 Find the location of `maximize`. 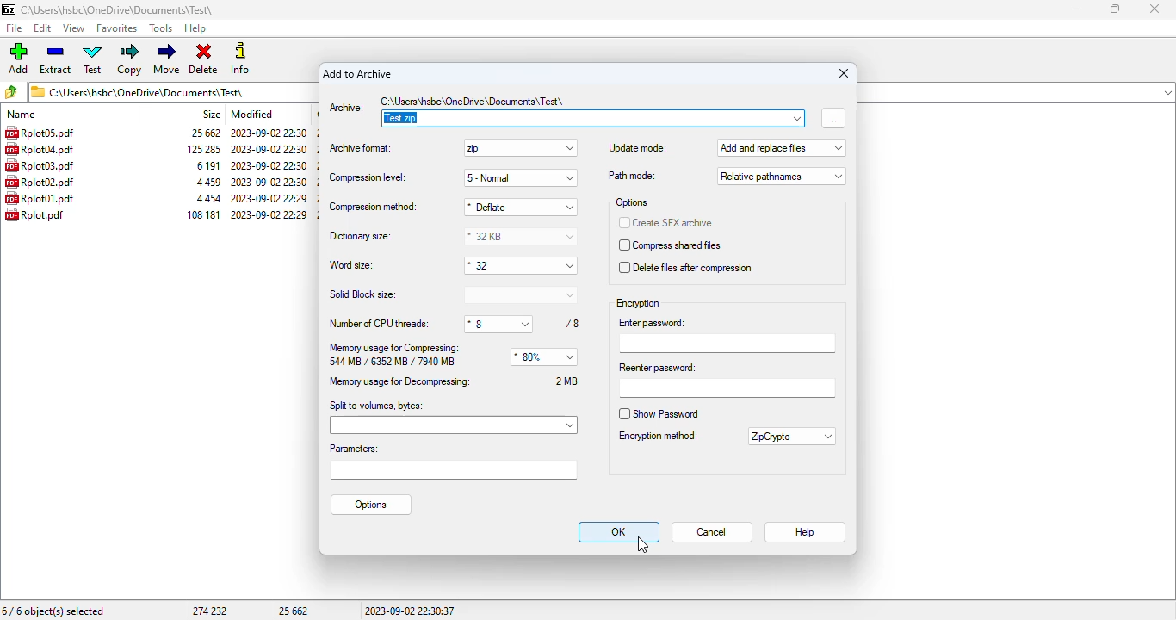

maximize is located at coordinates (1113, 9).